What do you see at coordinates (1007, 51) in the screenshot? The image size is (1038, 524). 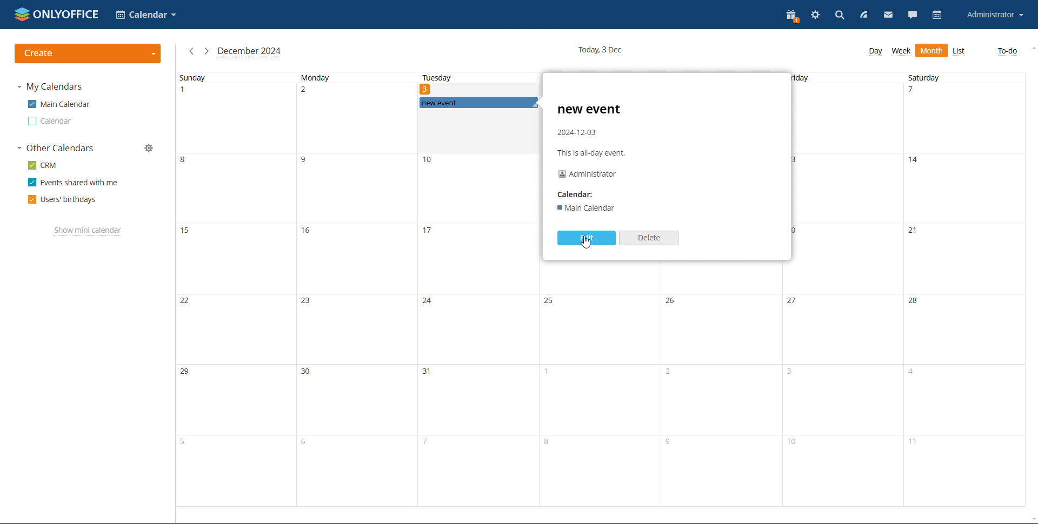 I see `to-do` at bounding box center [1007, 51].